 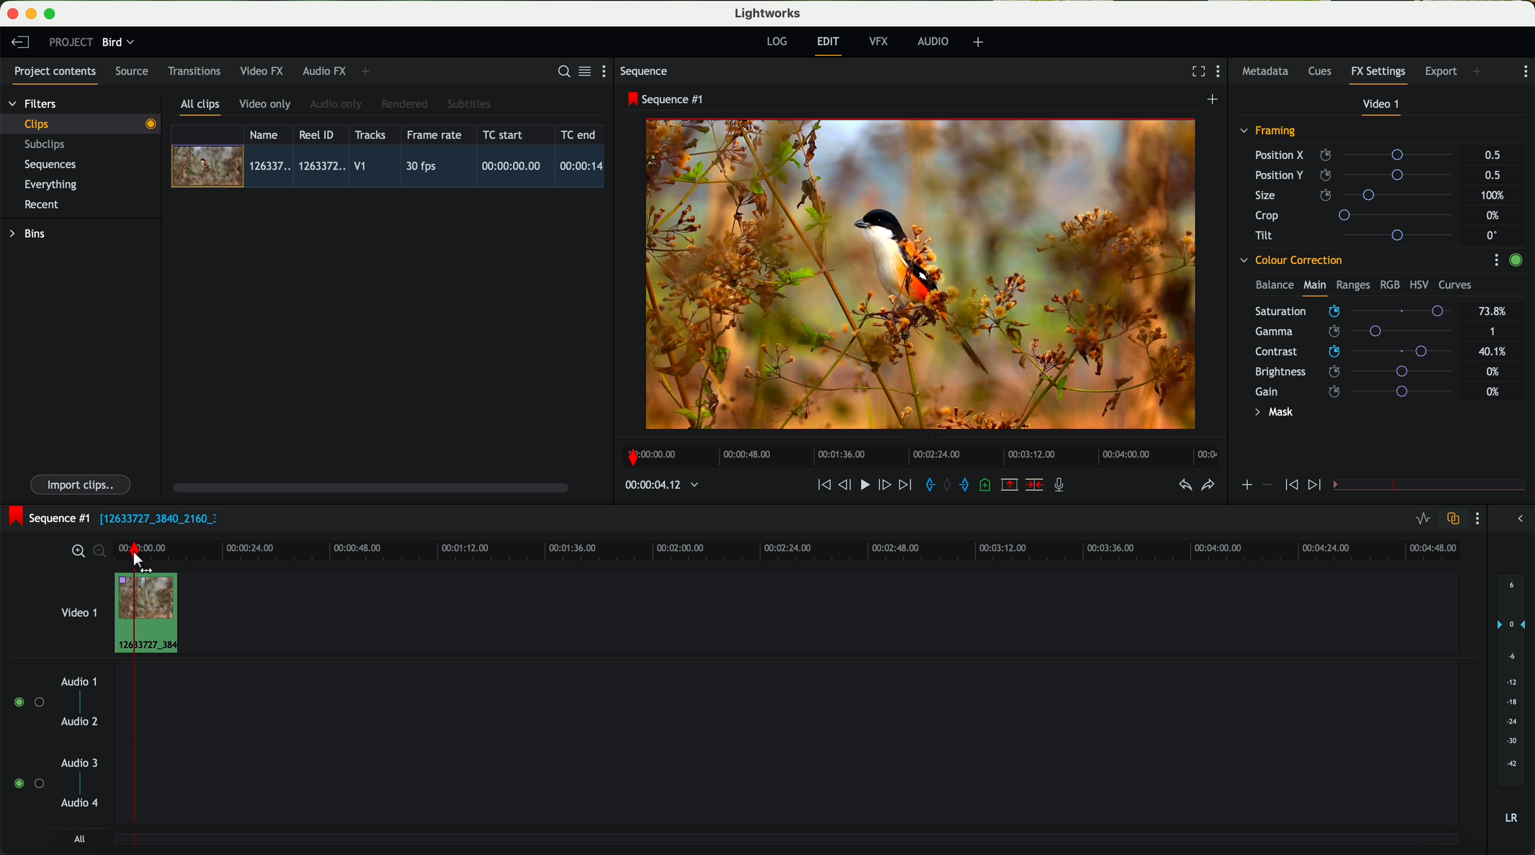 What do you see at coordinates (29, 234) in the screenshot?
I see `bins` at bounding box center [29, 234].